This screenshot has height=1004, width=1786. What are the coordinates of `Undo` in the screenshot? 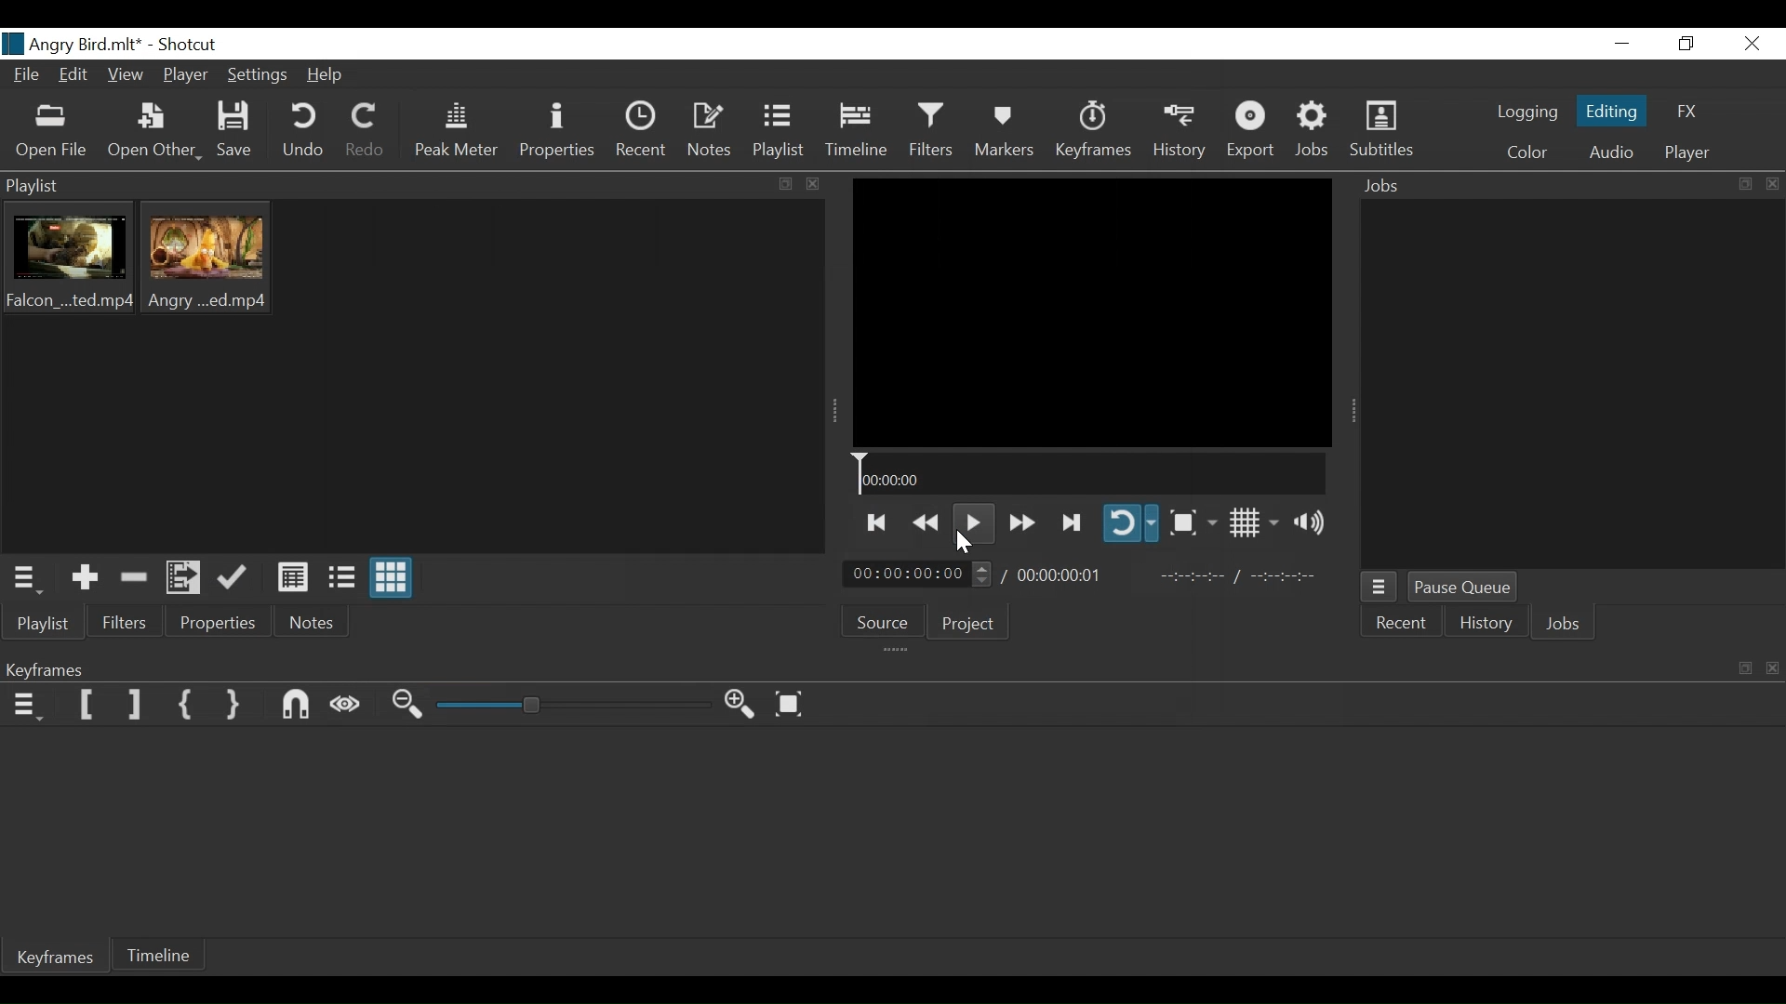 It's located at (304, 132).